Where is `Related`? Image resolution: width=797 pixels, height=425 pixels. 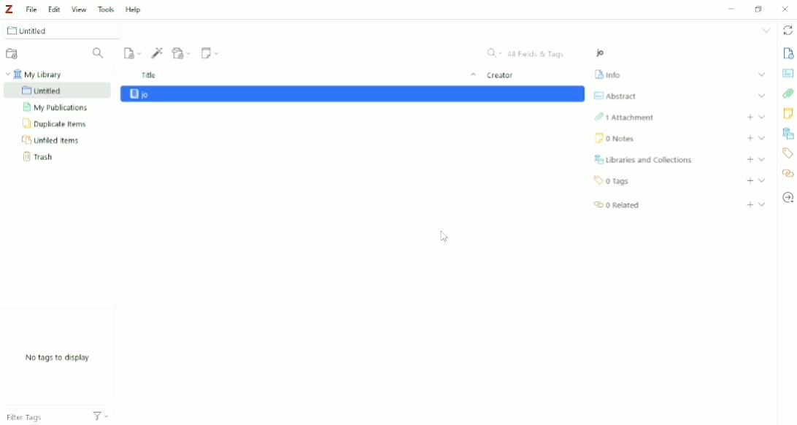 Related is located at coordinates (619, 204).